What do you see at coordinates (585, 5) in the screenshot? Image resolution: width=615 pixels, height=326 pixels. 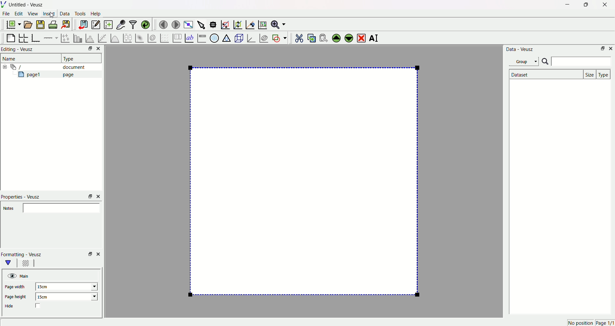 I see `Maximize` at bounding box center [585, 5].